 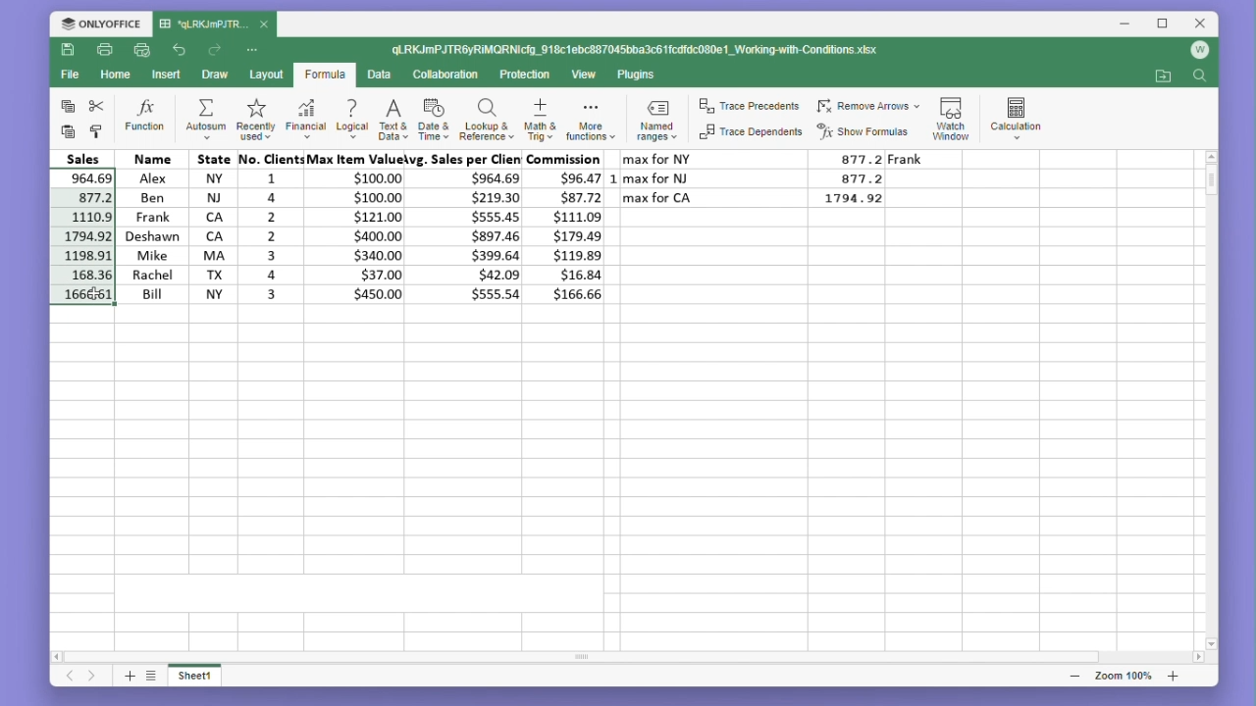 What do you see at coordinates (433, 117) in the screenshot?
I see `Date and time` at bounding box center [433, 117].